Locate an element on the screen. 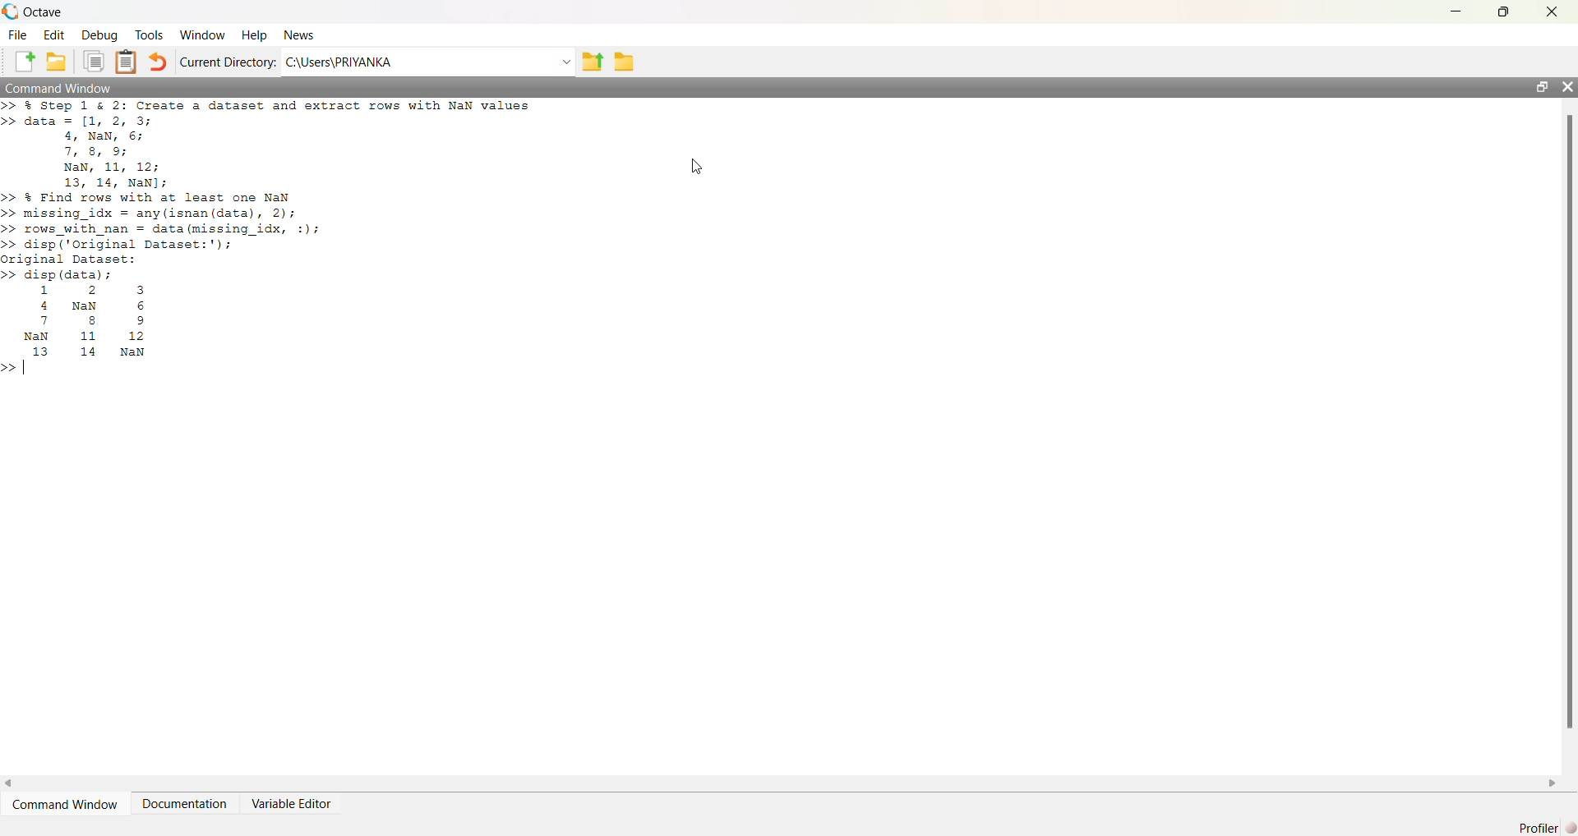 The height and width of the screenshot is (836, 1578). Current Directory: is located at coordinates (228, 62).